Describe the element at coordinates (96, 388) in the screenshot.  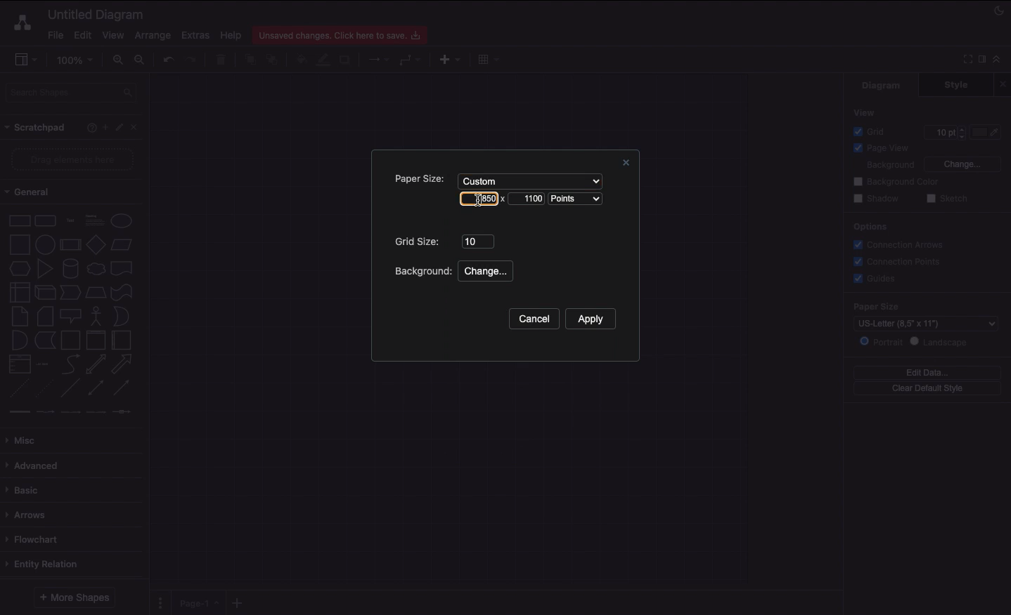
I see `Bidirectional connector` at that location.